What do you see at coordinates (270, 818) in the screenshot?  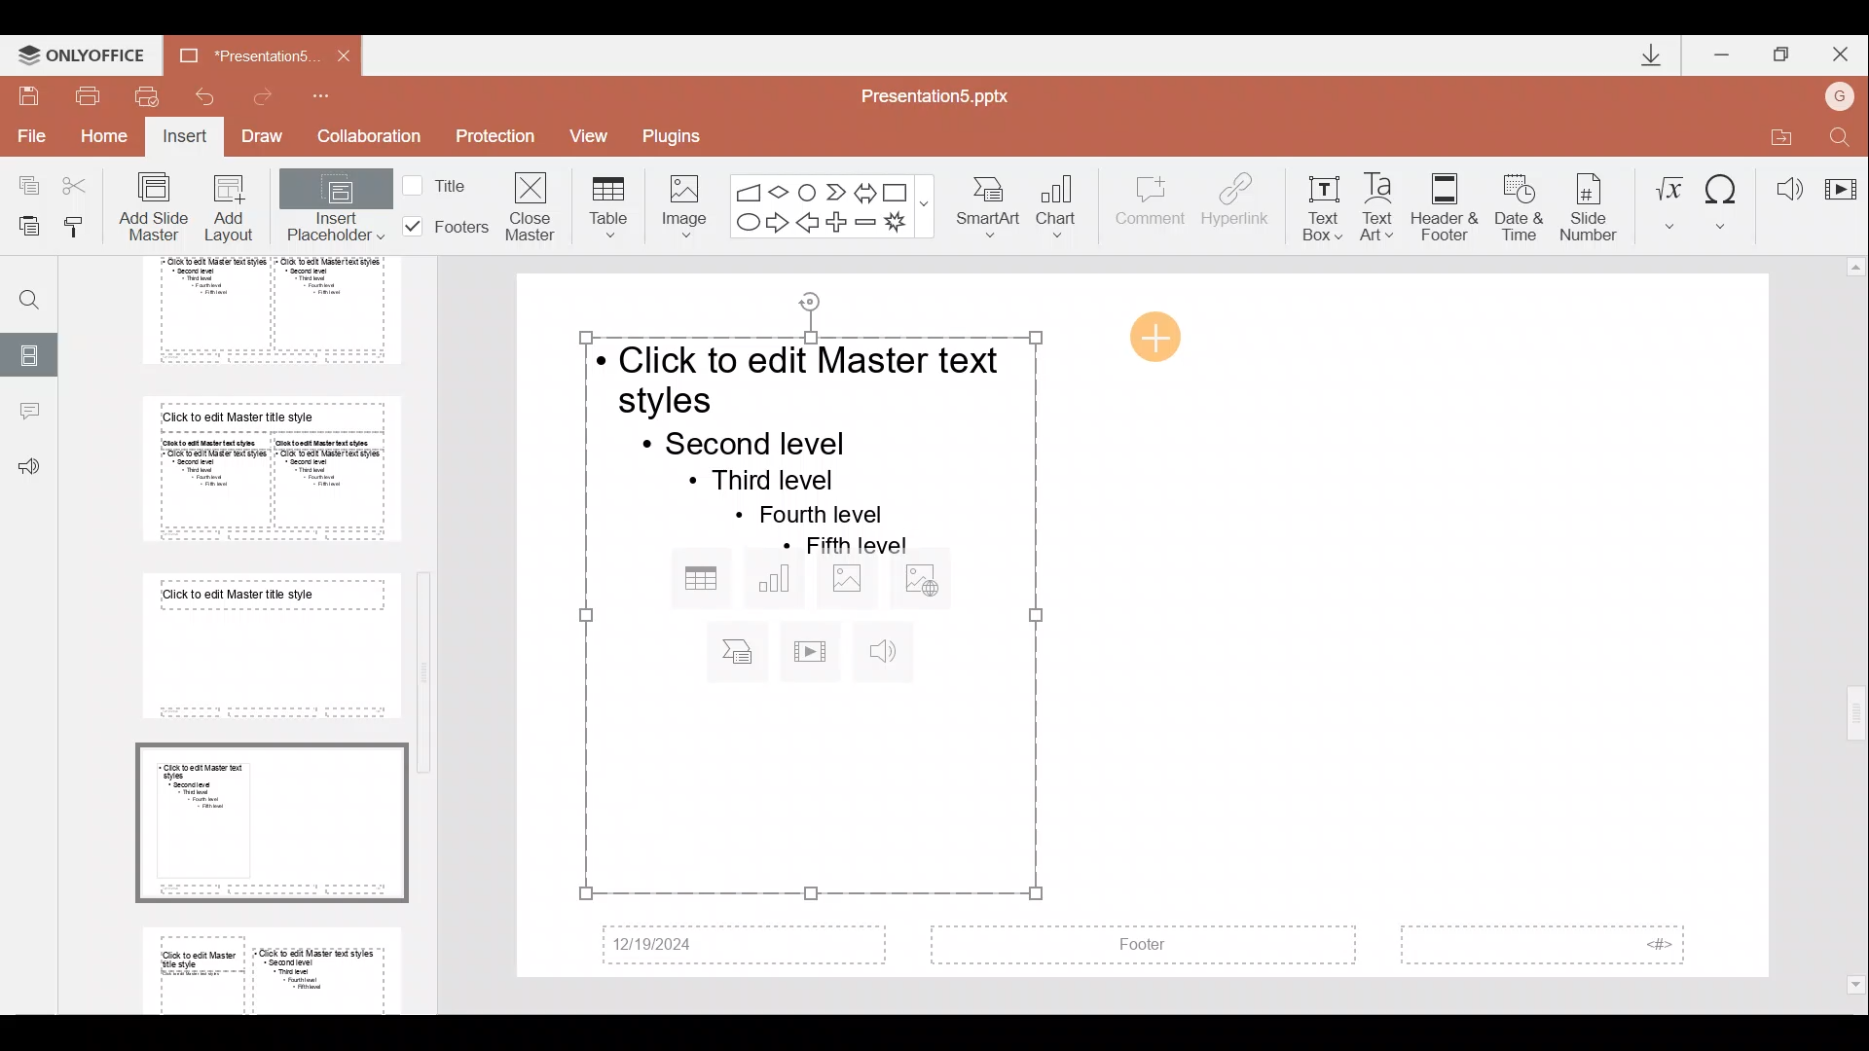 I see `Slide 8` at bounding box center [270, 818].